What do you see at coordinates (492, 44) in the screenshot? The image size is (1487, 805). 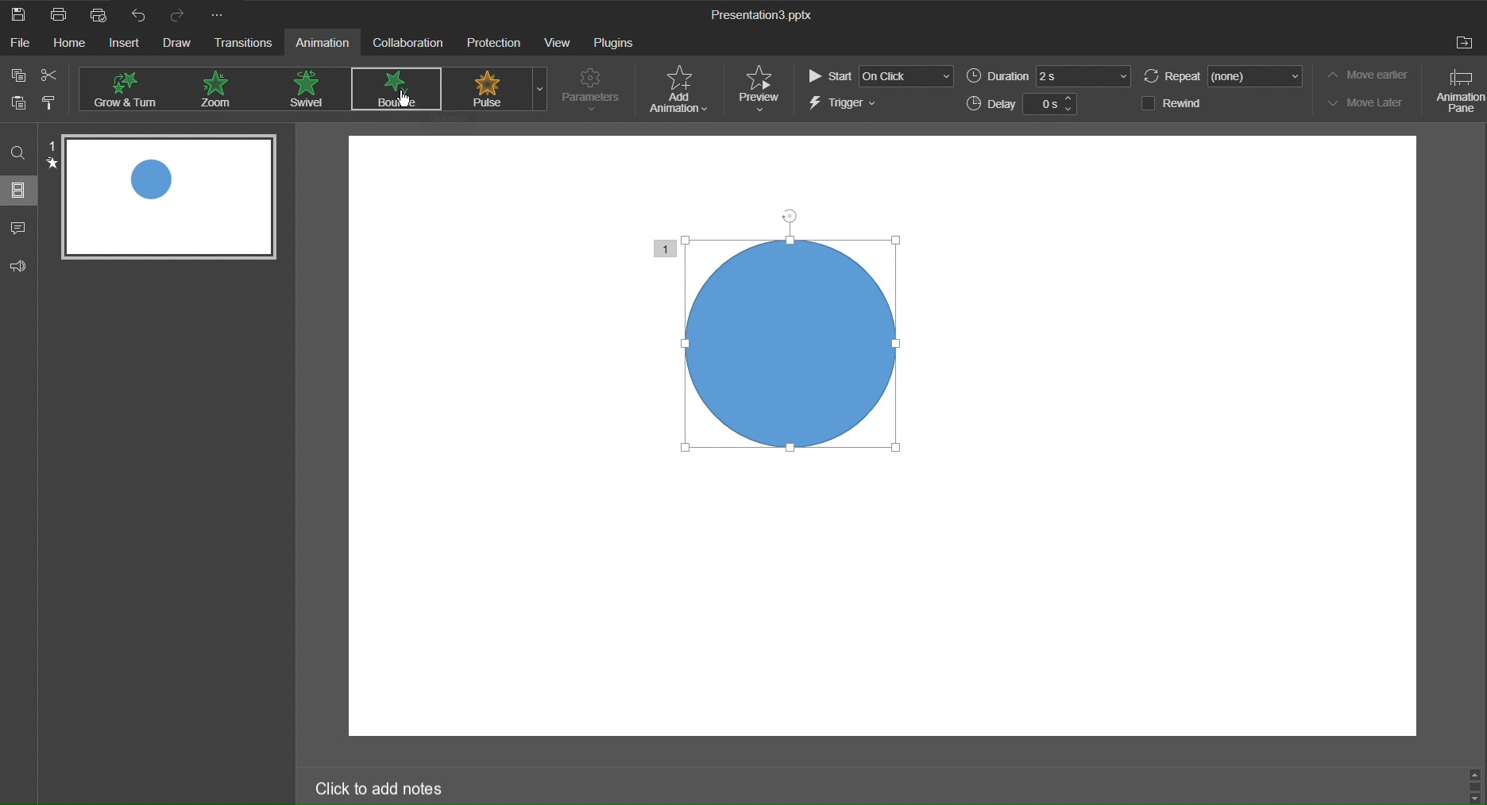 I see `Protection` at bounding box center [492, 44].